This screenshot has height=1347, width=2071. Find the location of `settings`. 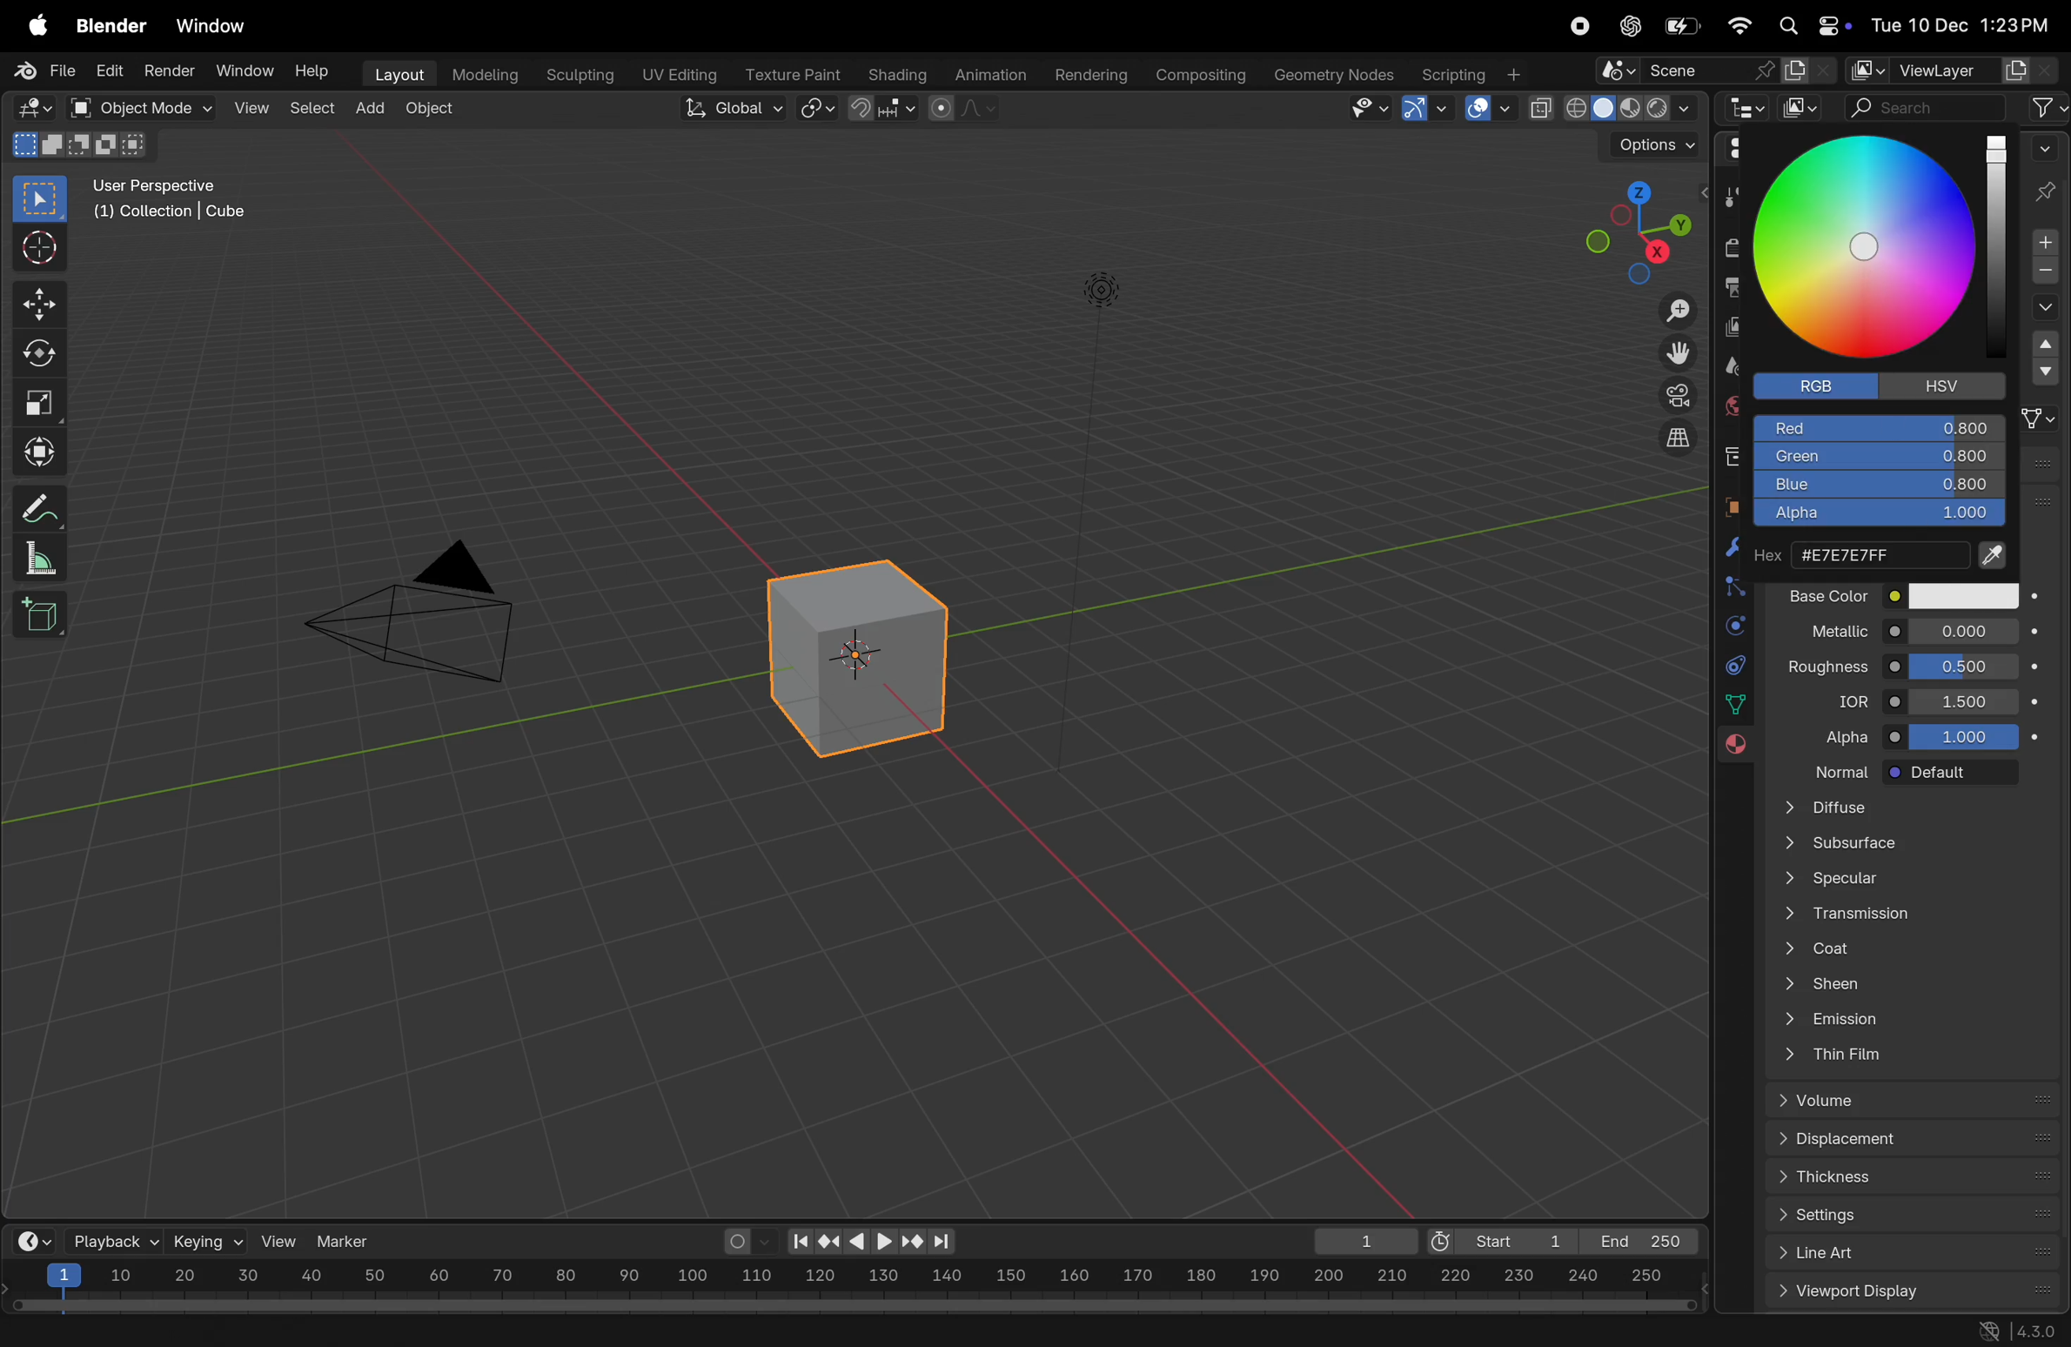

settings is located at coordinates (1920, 1216).